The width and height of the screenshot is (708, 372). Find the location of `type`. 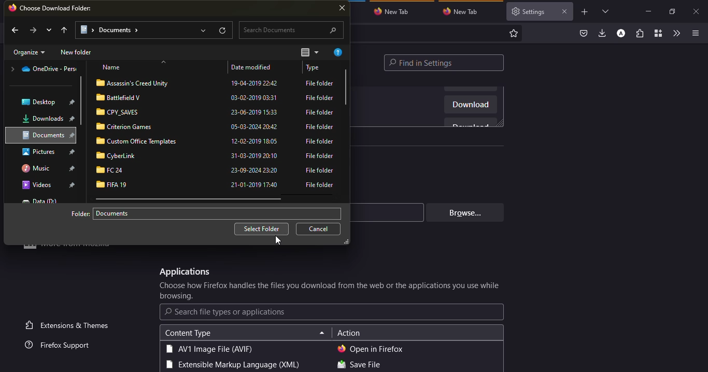

type is located at coordinates (320, 82).